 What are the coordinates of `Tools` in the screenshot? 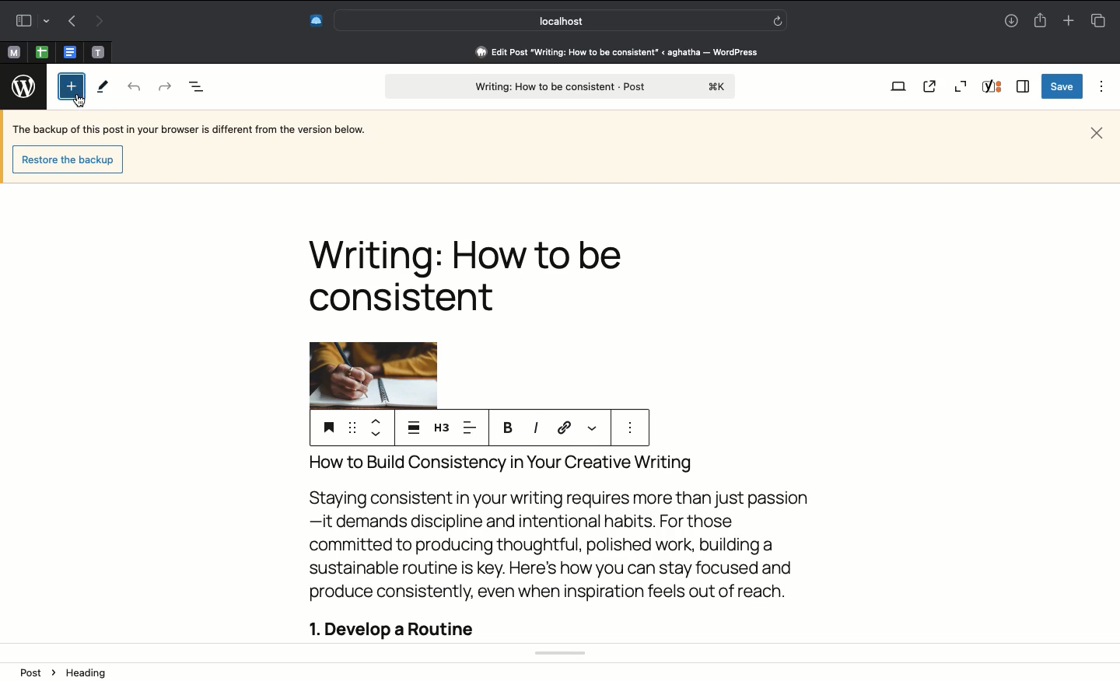 It's located at (104, 86).